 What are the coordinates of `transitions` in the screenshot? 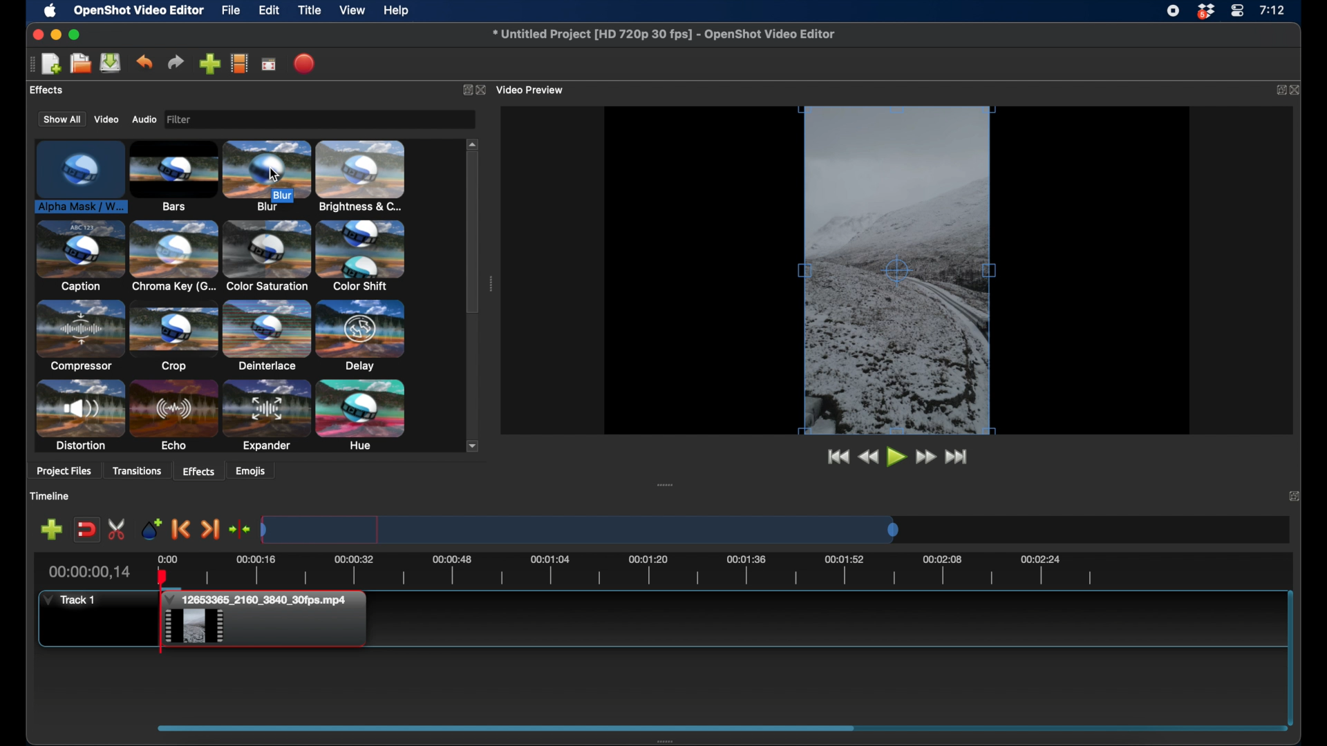 It's located at (137, 471).